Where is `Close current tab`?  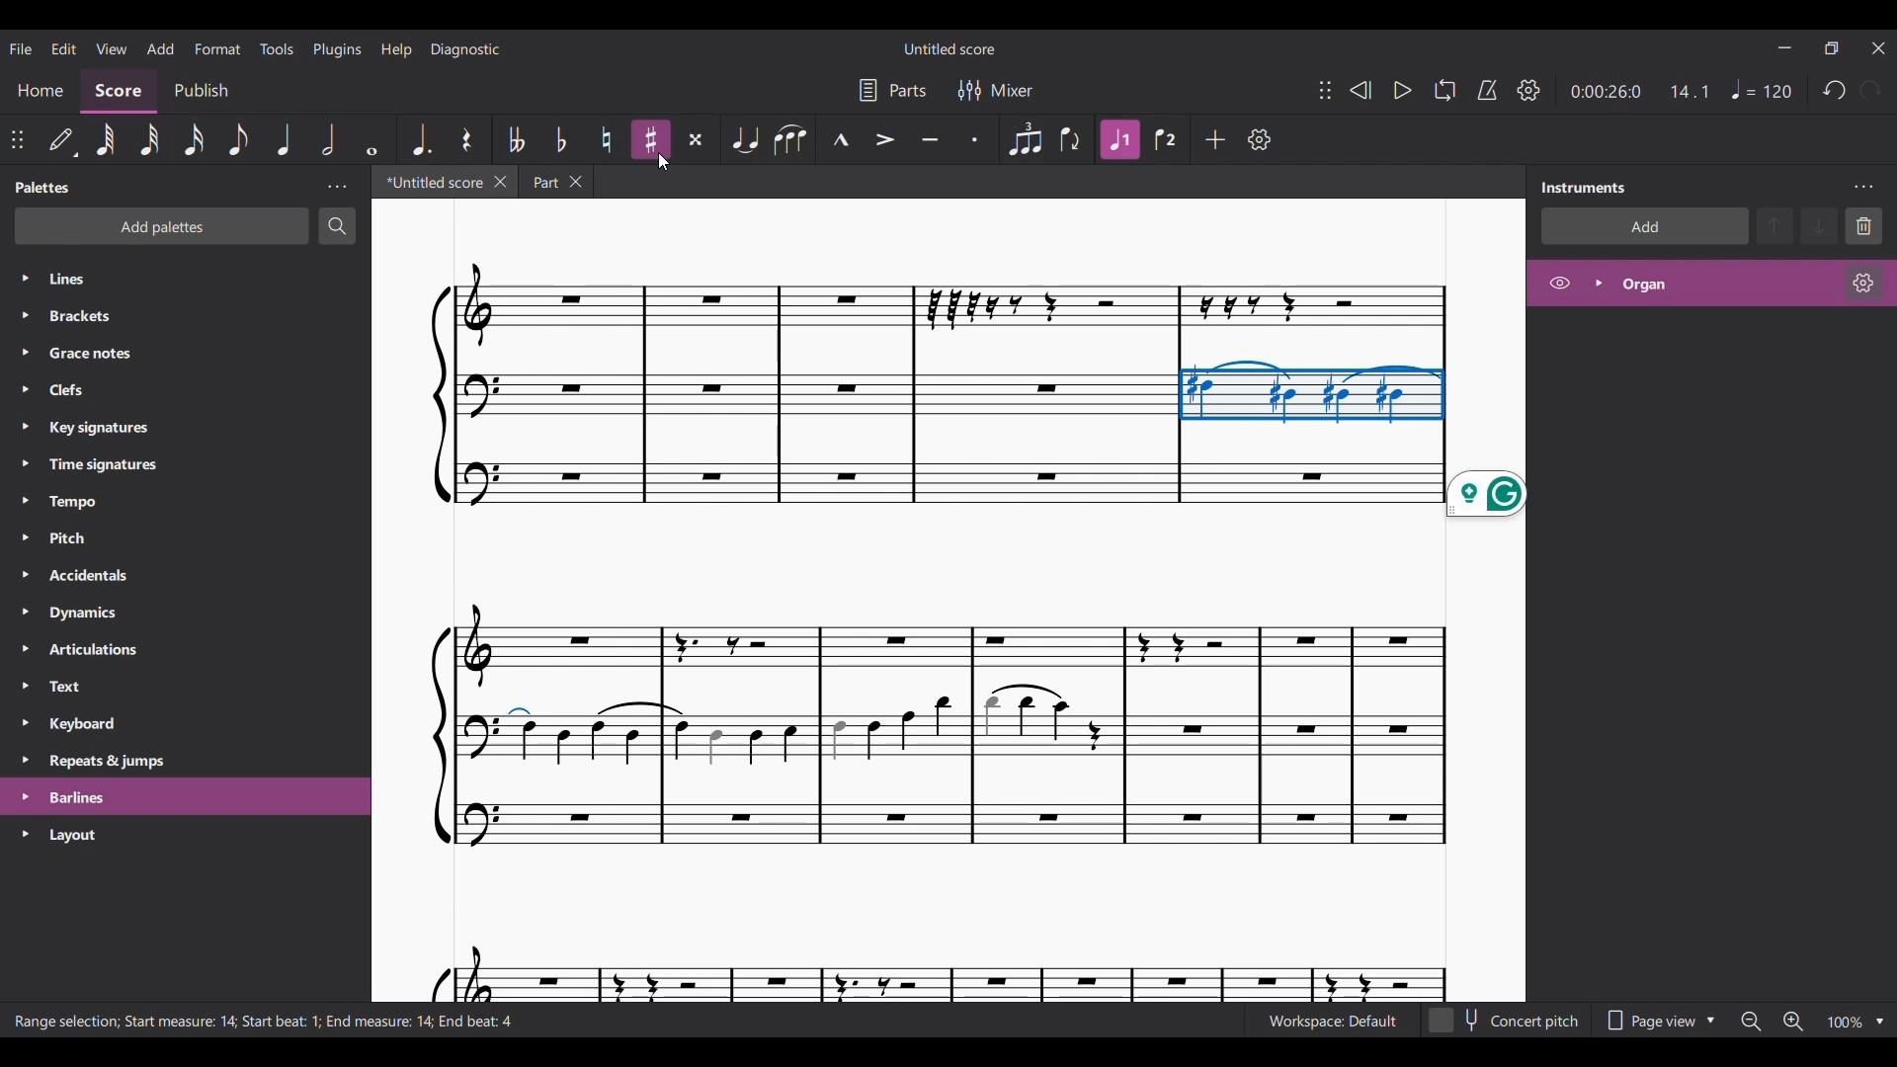
Close current tab is located at coordinates (500, 182).